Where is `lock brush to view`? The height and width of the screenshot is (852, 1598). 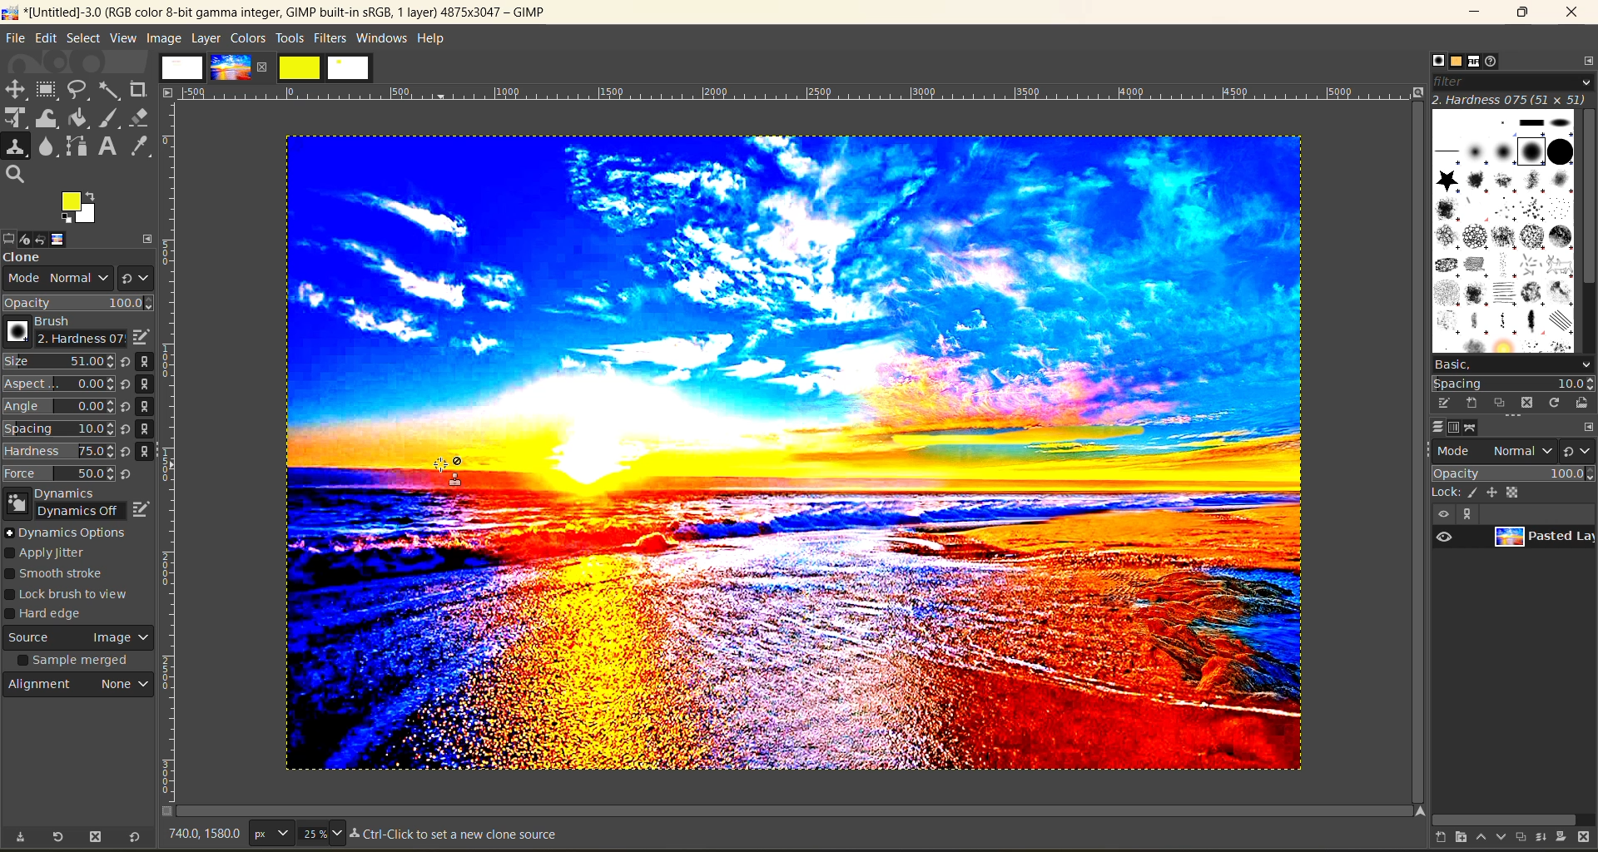 lock brush to view is located at coordinates (74, 595).